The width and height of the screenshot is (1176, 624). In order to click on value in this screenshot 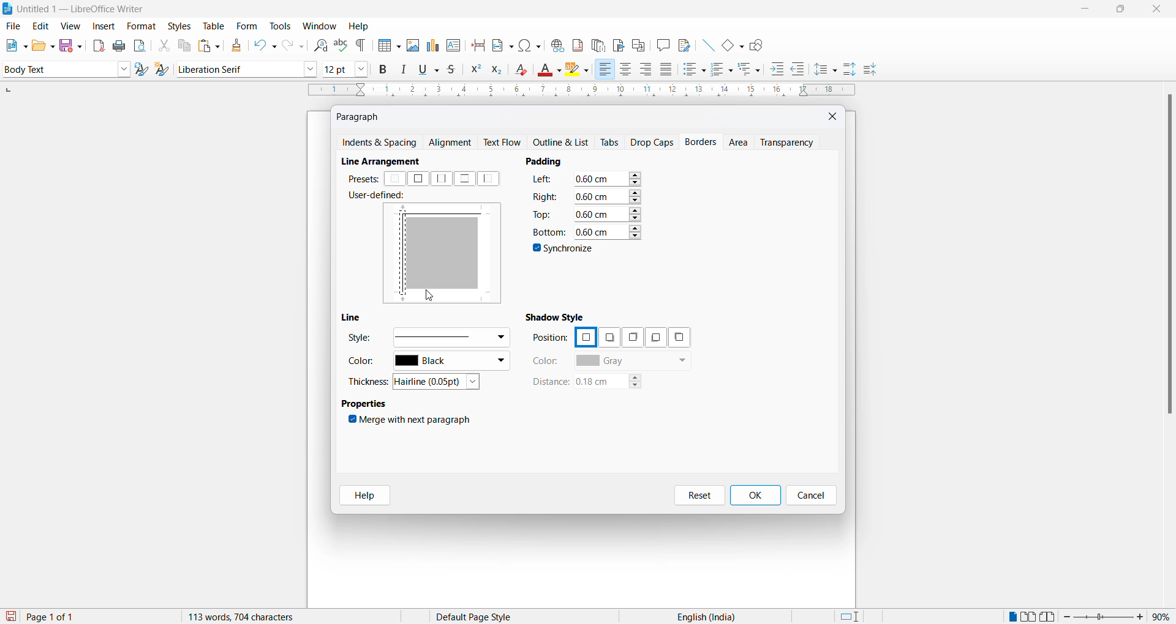, I will do `click(607, 231)`.